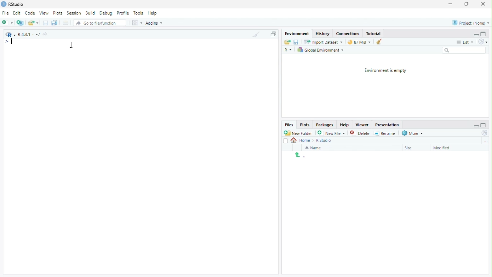 This screenshot has width=492, height=277. What do you see at coordinates (300, 155) in the screenshot?
I see `Return` at bounding box center [300, 155].